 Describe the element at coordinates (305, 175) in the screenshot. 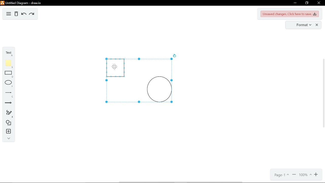

I see `current zoom` at that location.